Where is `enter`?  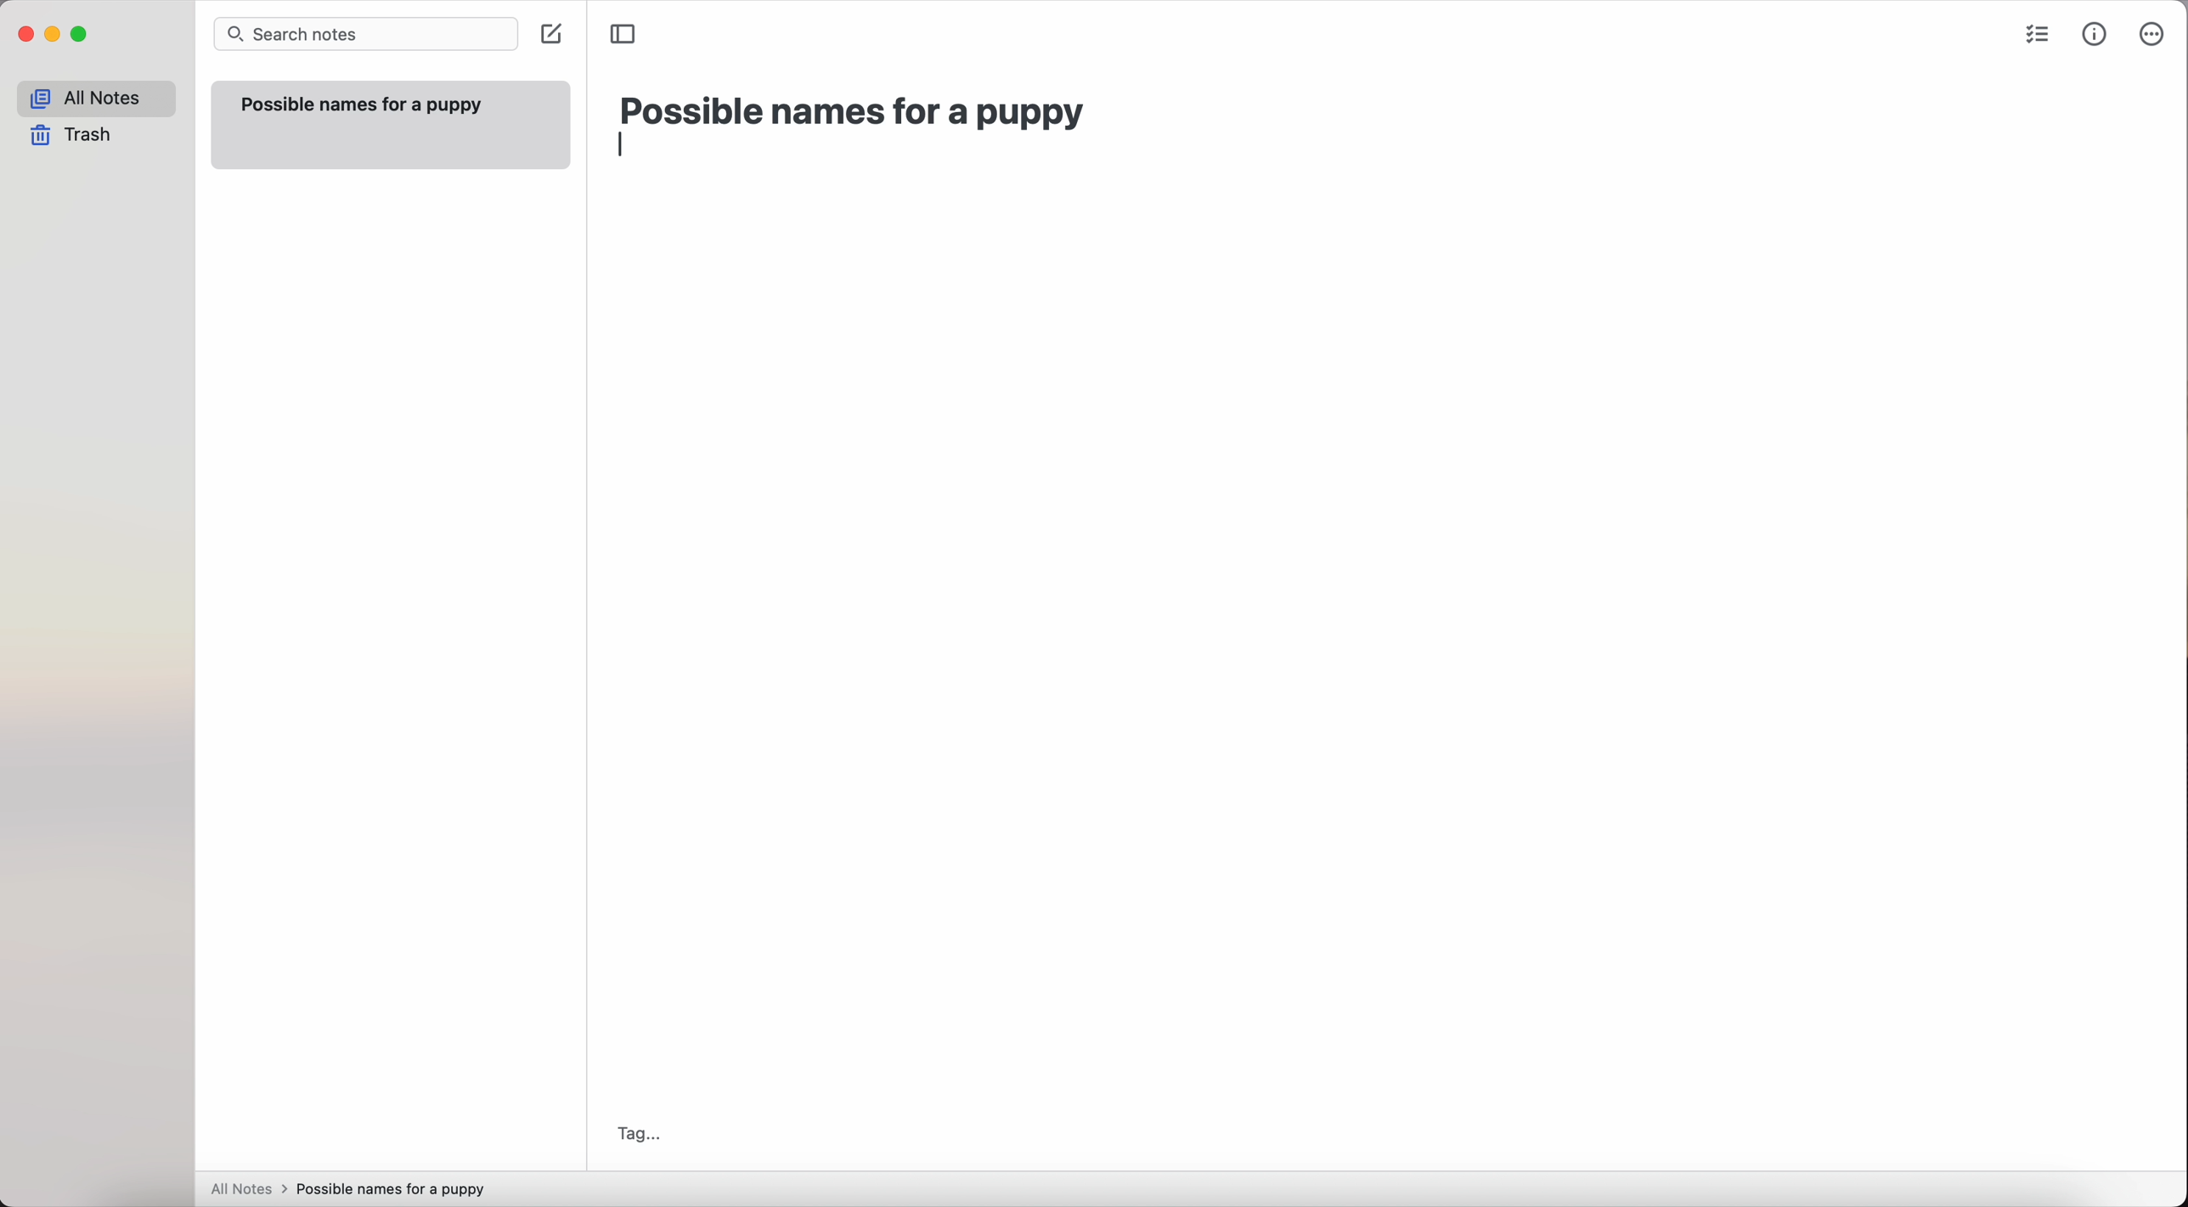 enter is located at coordinates (628, 154).